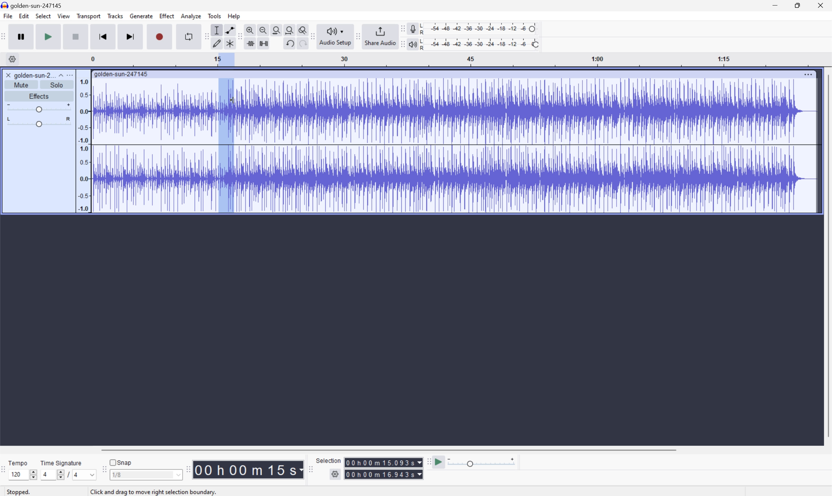  What do you see at coordinates (49, 37) in the screenshot?
I see `Play` at bounding box center [49, 37].